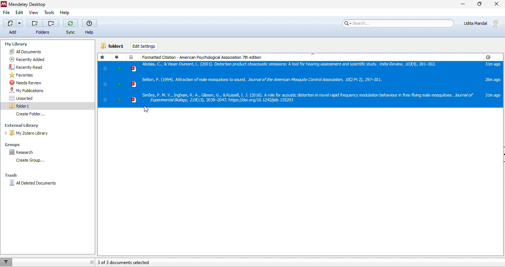  What do you see at coordinates (118, 57) in the screenshot?
I see `read / unread` at bounding box center [118, 57].